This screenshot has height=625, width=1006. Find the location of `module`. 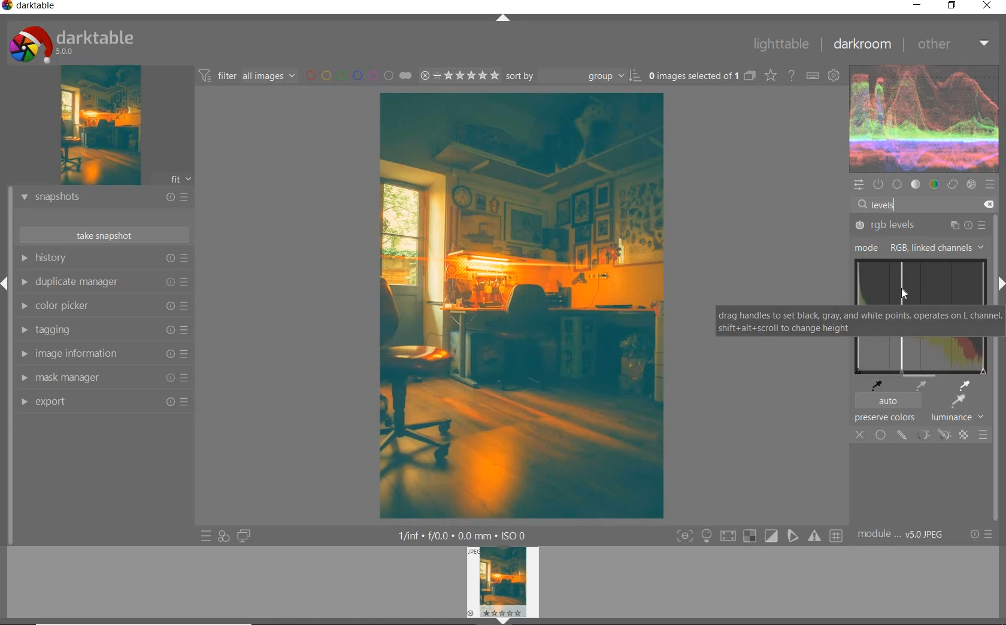

module is located at coordinates (900, 533).